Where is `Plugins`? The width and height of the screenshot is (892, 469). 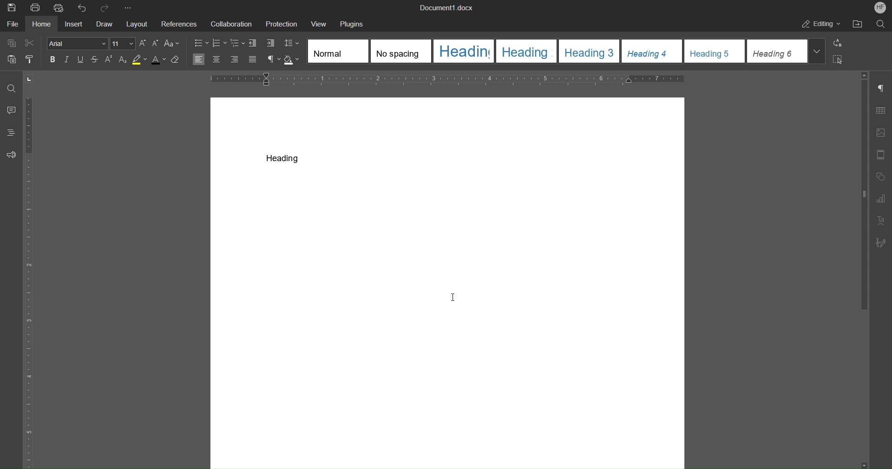
Plugins is located at coordinates (353, 23).